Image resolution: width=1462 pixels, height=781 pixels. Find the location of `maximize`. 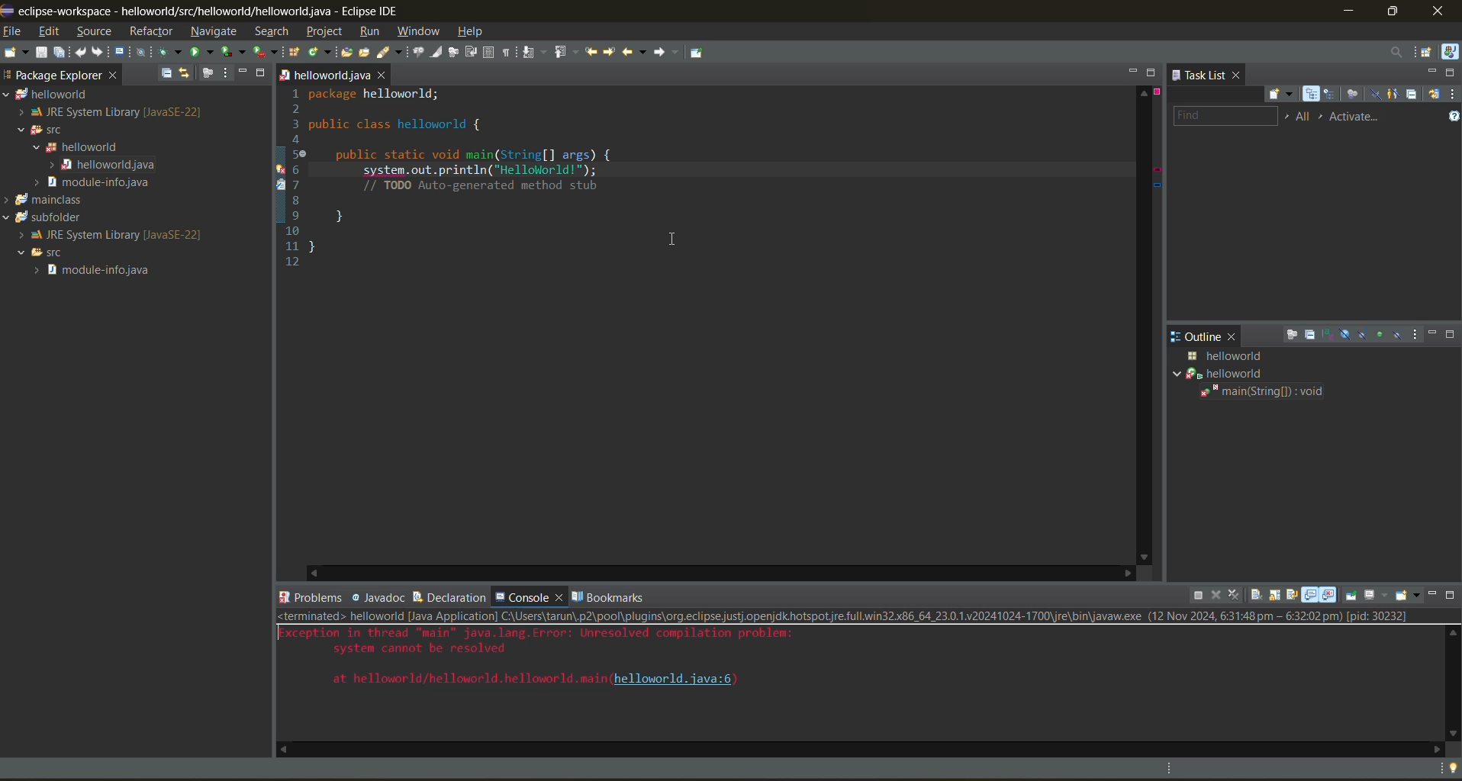

maximize is located at coordinates (1453, 335).